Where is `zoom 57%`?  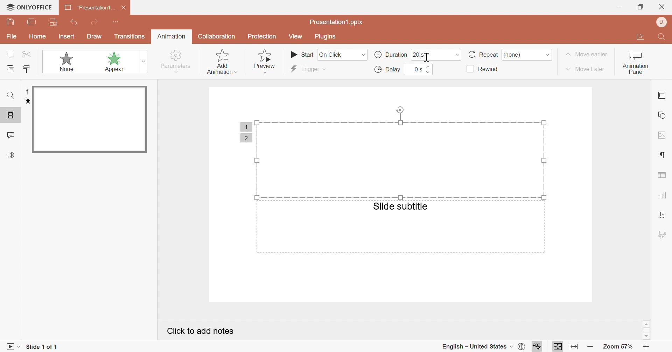
zoom 57% is located at coordinates (619, 347).